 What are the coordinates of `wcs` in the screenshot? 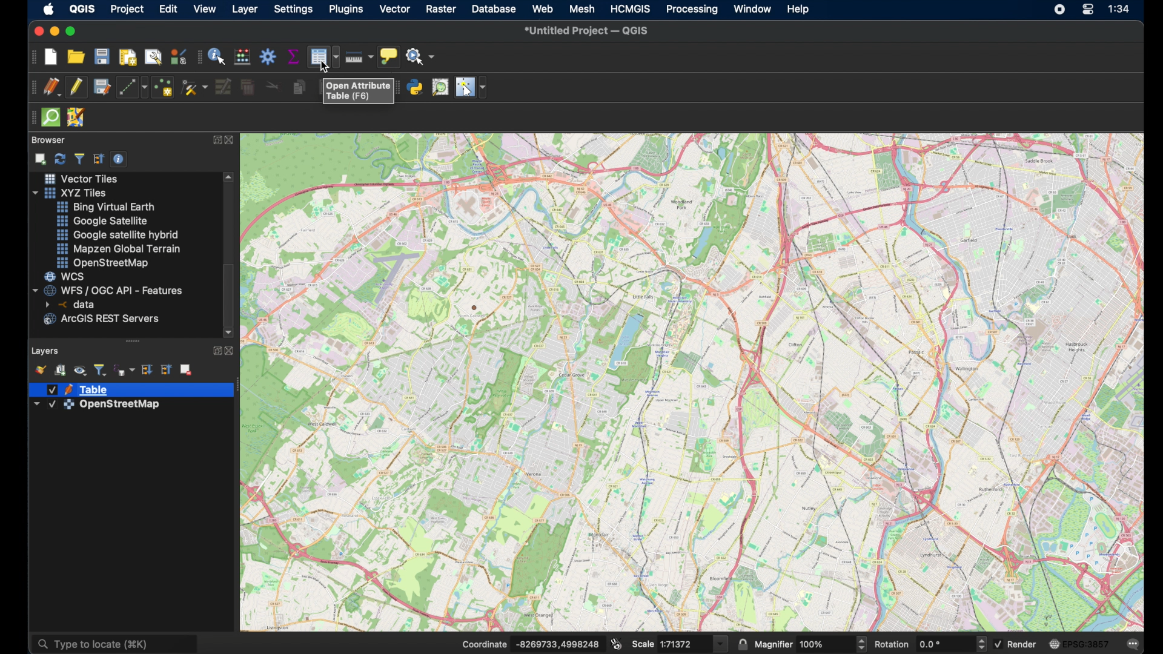 It's located at (67, 276).